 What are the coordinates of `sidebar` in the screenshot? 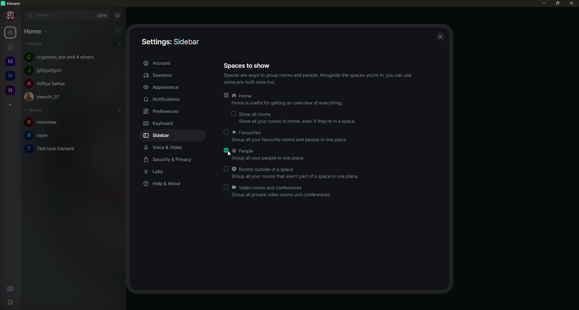 It's located at (159, 135).